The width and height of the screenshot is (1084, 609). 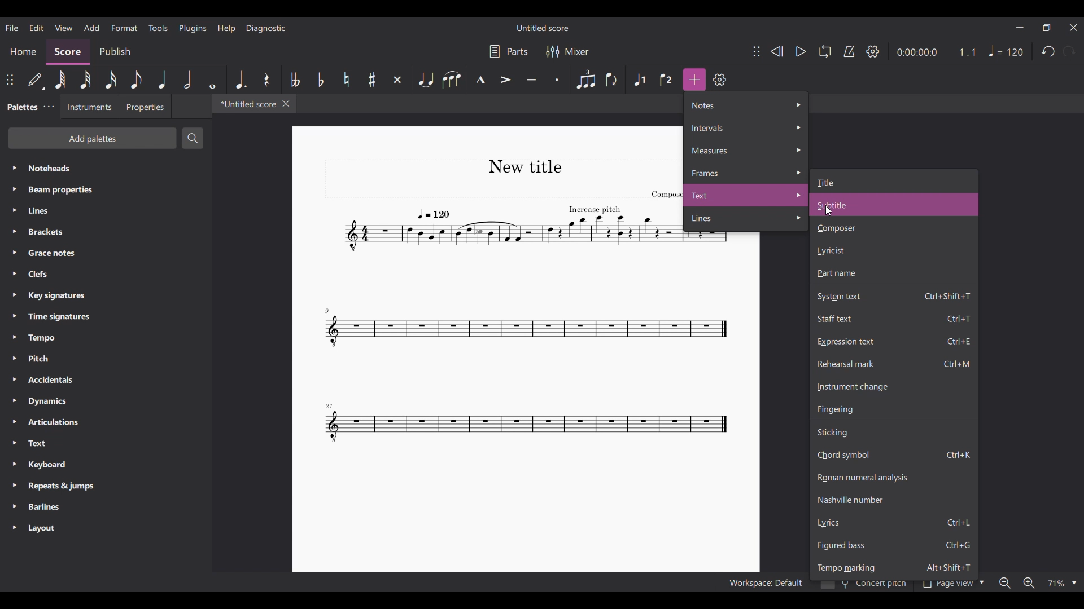 What do you see at coordinates (20, 108) in the screenshot?
I see `Palettes` at bounding box center [20, 108].